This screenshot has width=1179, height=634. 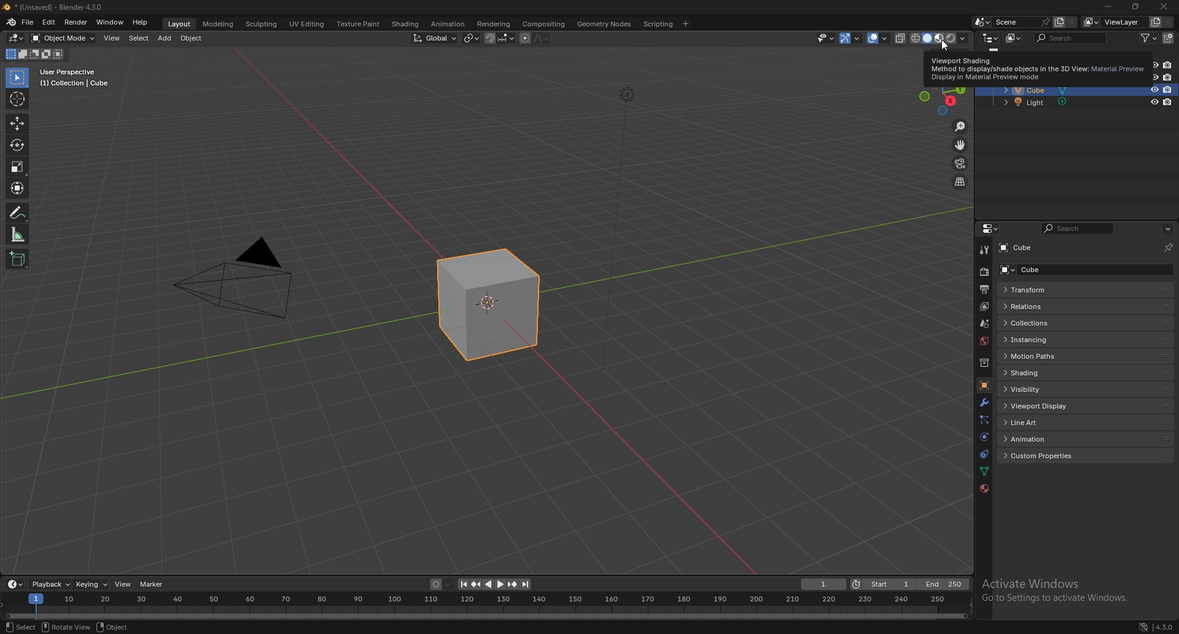 I want to click on add viewlayer, so click(x=1155, y=22).